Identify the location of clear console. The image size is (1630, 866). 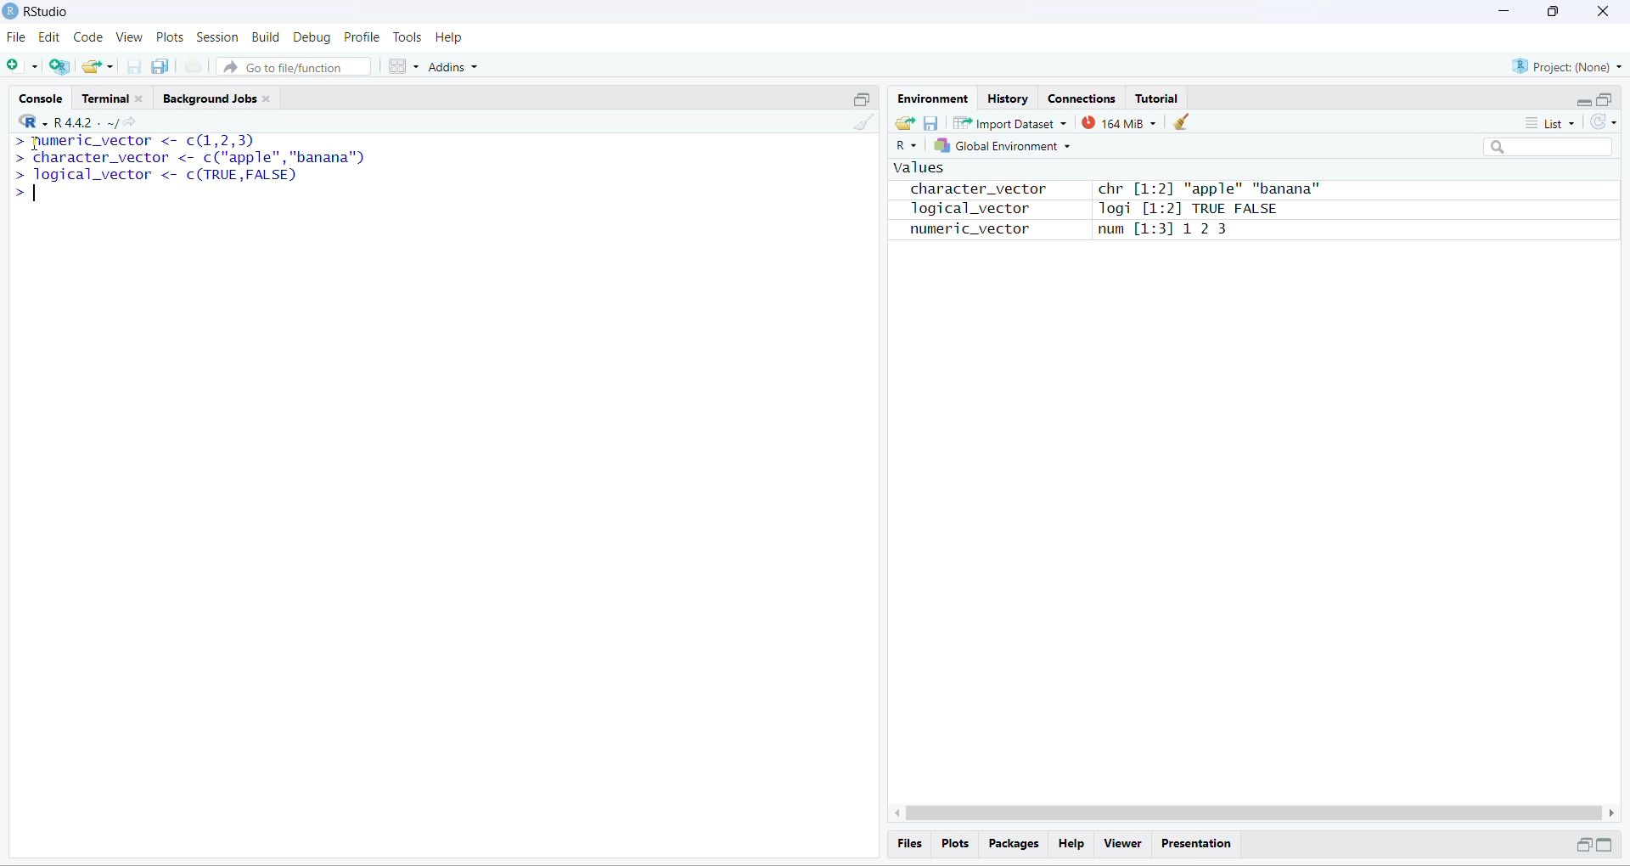
(867, 123).